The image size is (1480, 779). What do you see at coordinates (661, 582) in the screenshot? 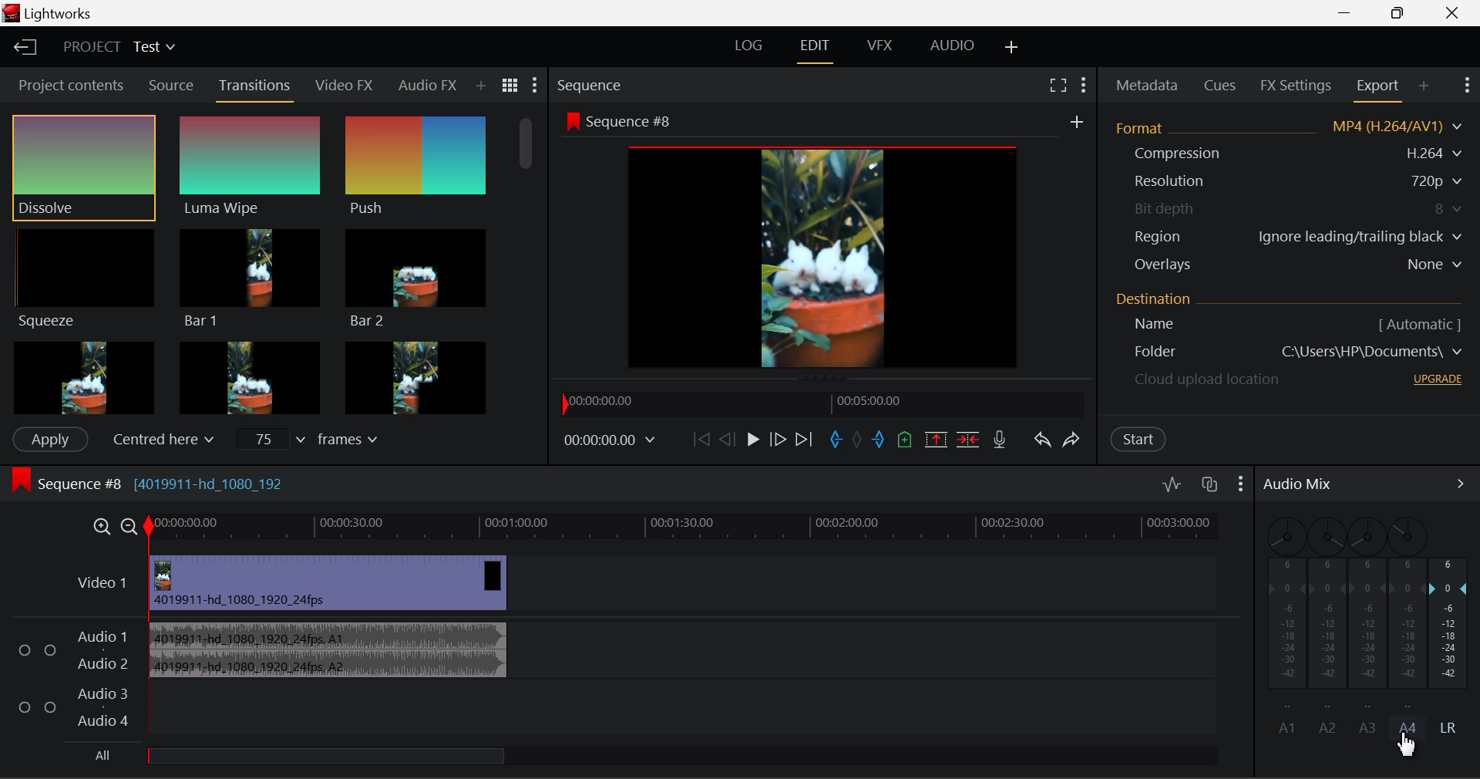
I see `Video Layer` at bounding box center [661, 582].